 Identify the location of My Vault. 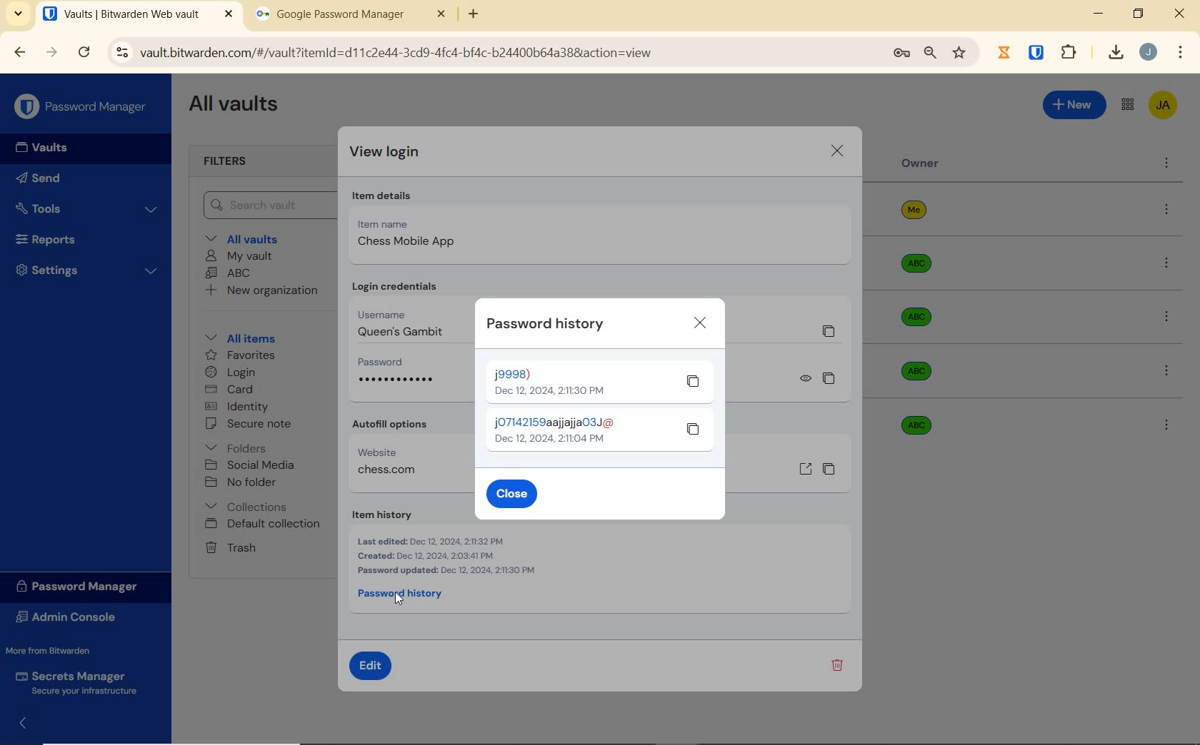
(241, 255).